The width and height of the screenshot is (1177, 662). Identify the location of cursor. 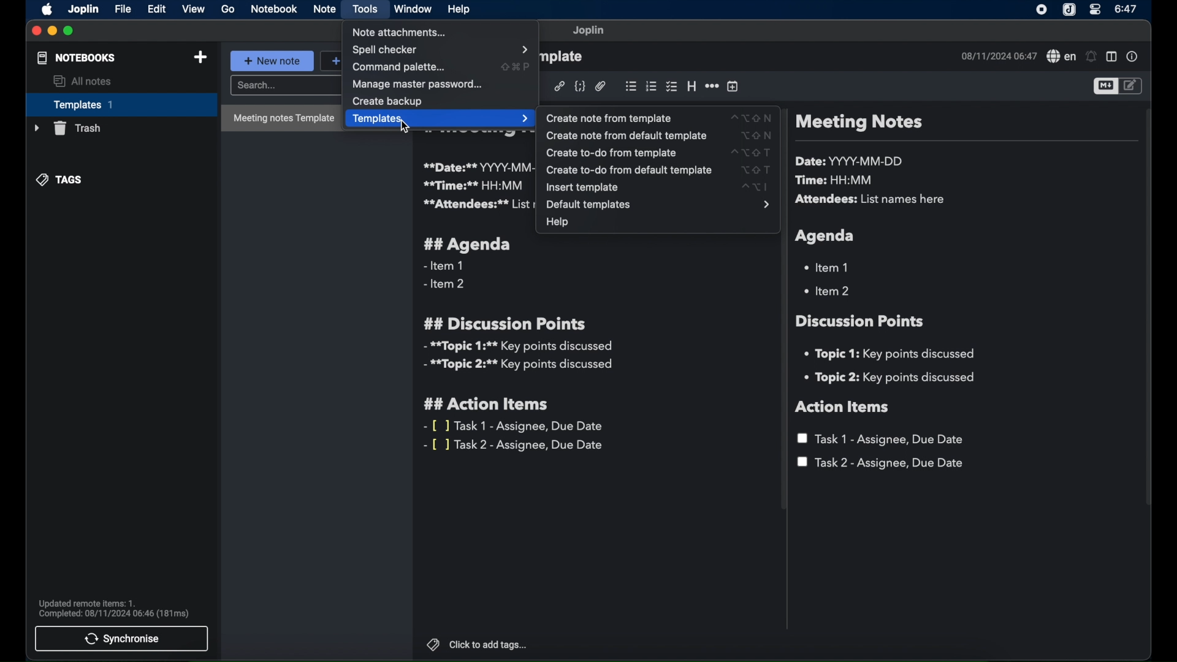
(408, 126).